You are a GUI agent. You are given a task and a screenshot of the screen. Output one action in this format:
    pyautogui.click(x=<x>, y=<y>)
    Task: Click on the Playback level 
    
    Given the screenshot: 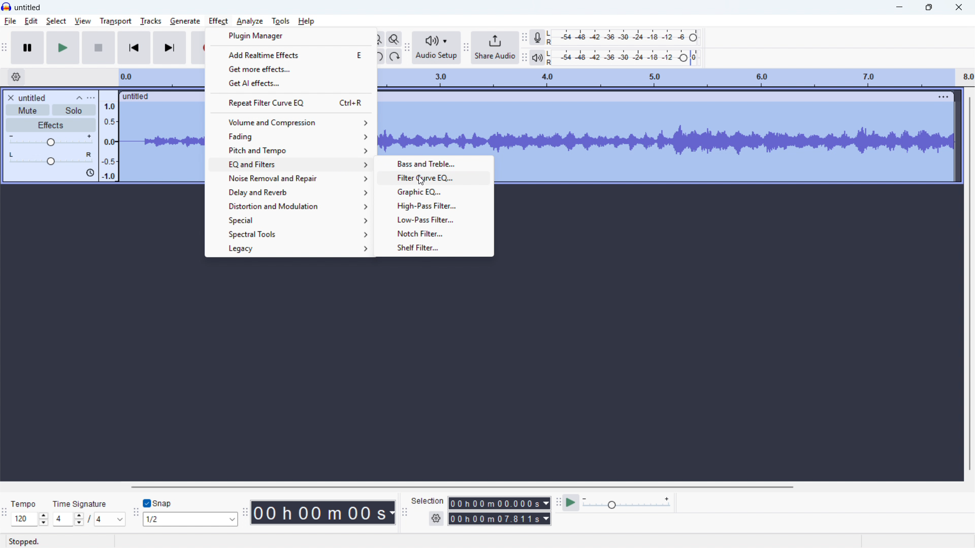 What is the action you would take?
    pyautogui.click(x=622, y=58)
    